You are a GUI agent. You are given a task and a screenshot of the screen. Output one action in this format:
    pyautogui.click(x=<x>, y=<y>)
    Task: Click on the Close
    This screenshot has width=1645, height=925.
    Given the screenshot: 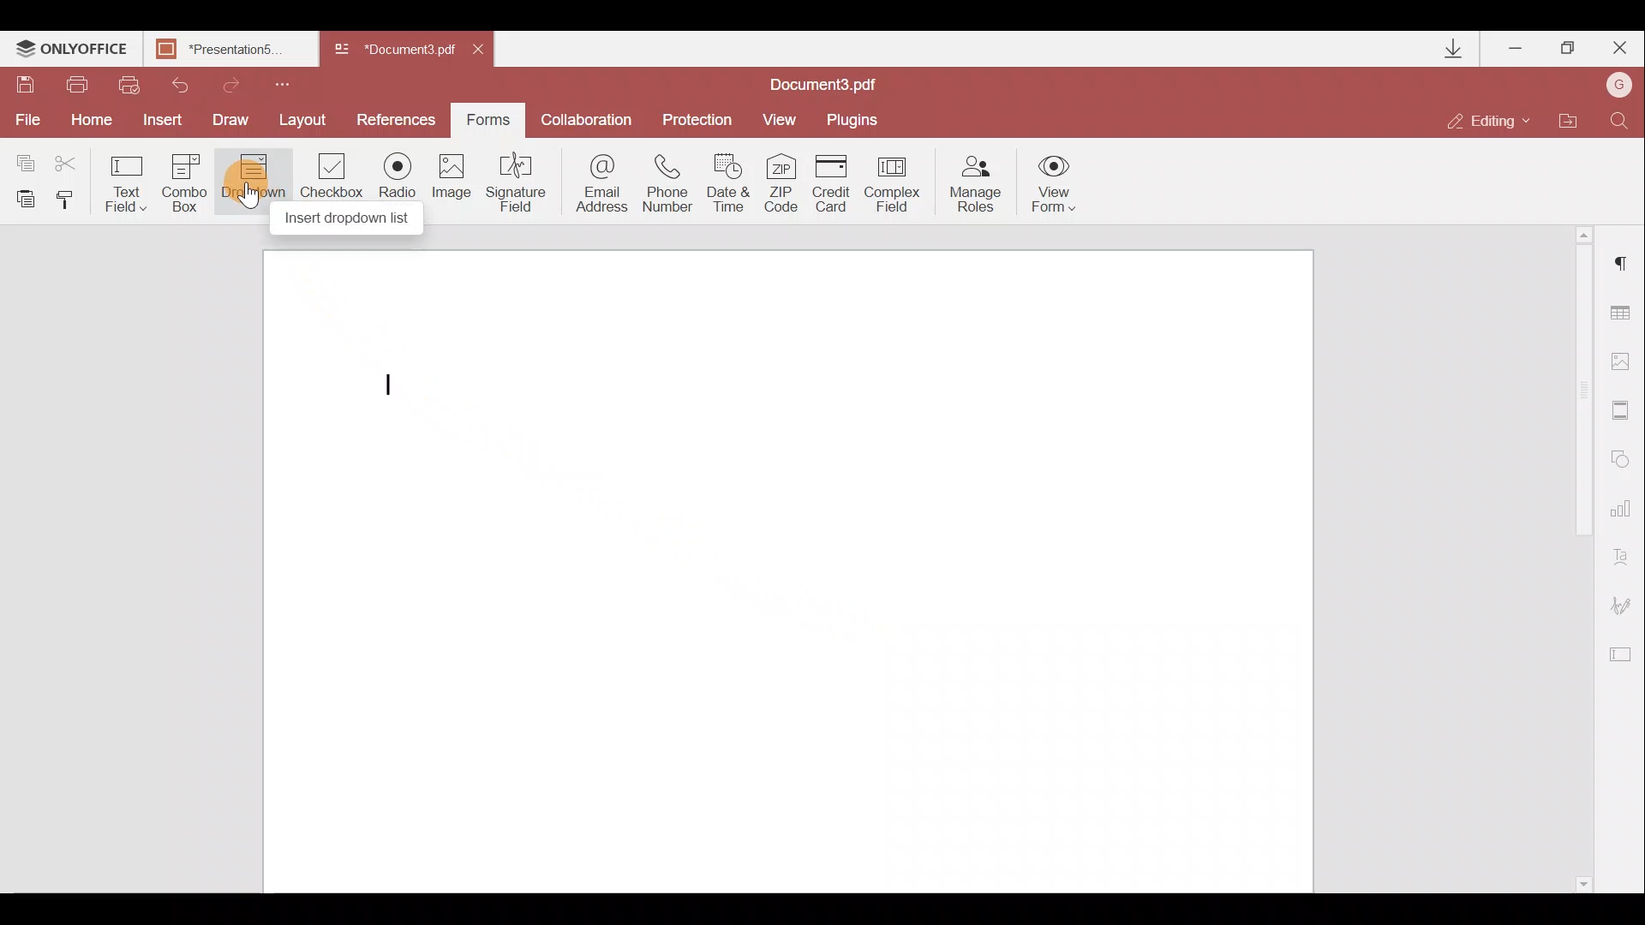 What is the action you would take?
    pyautogui.click(x=488, y=53)
    